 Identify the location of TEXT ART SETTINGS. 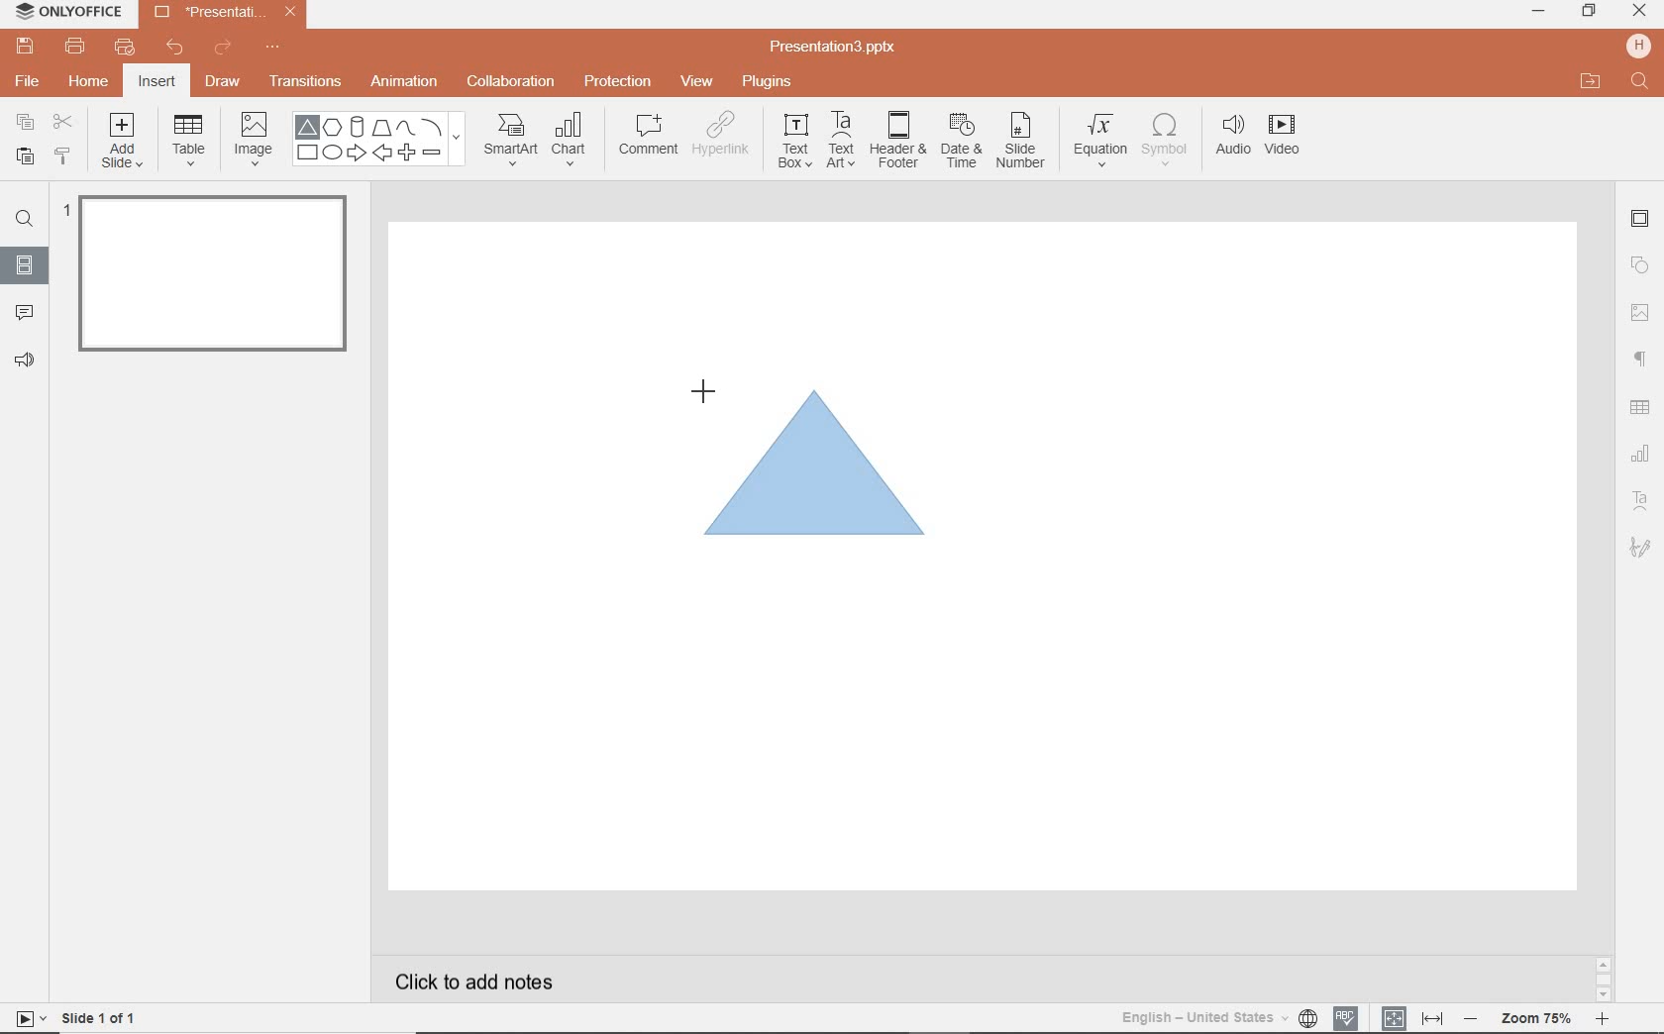
(1641, 502).